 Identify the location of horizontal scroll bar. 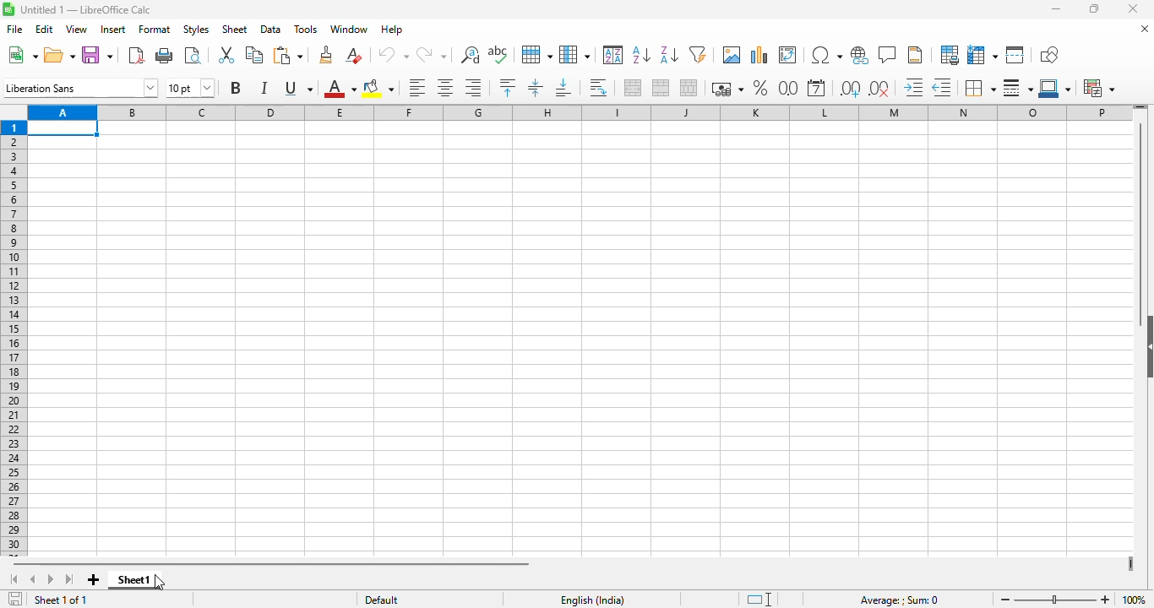
(274, 565).